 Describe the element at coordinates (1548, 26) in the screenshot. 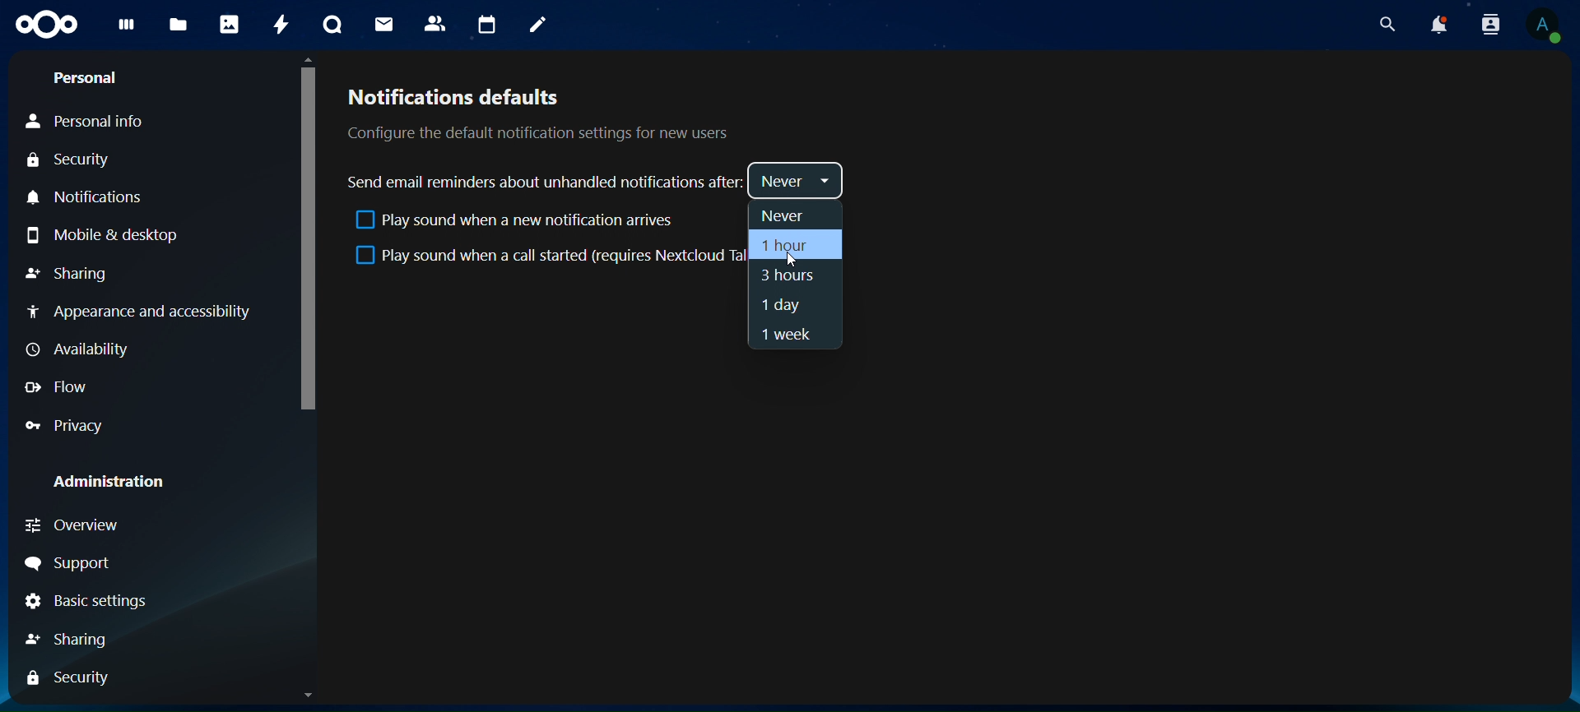

I see `View Profile` at that location.